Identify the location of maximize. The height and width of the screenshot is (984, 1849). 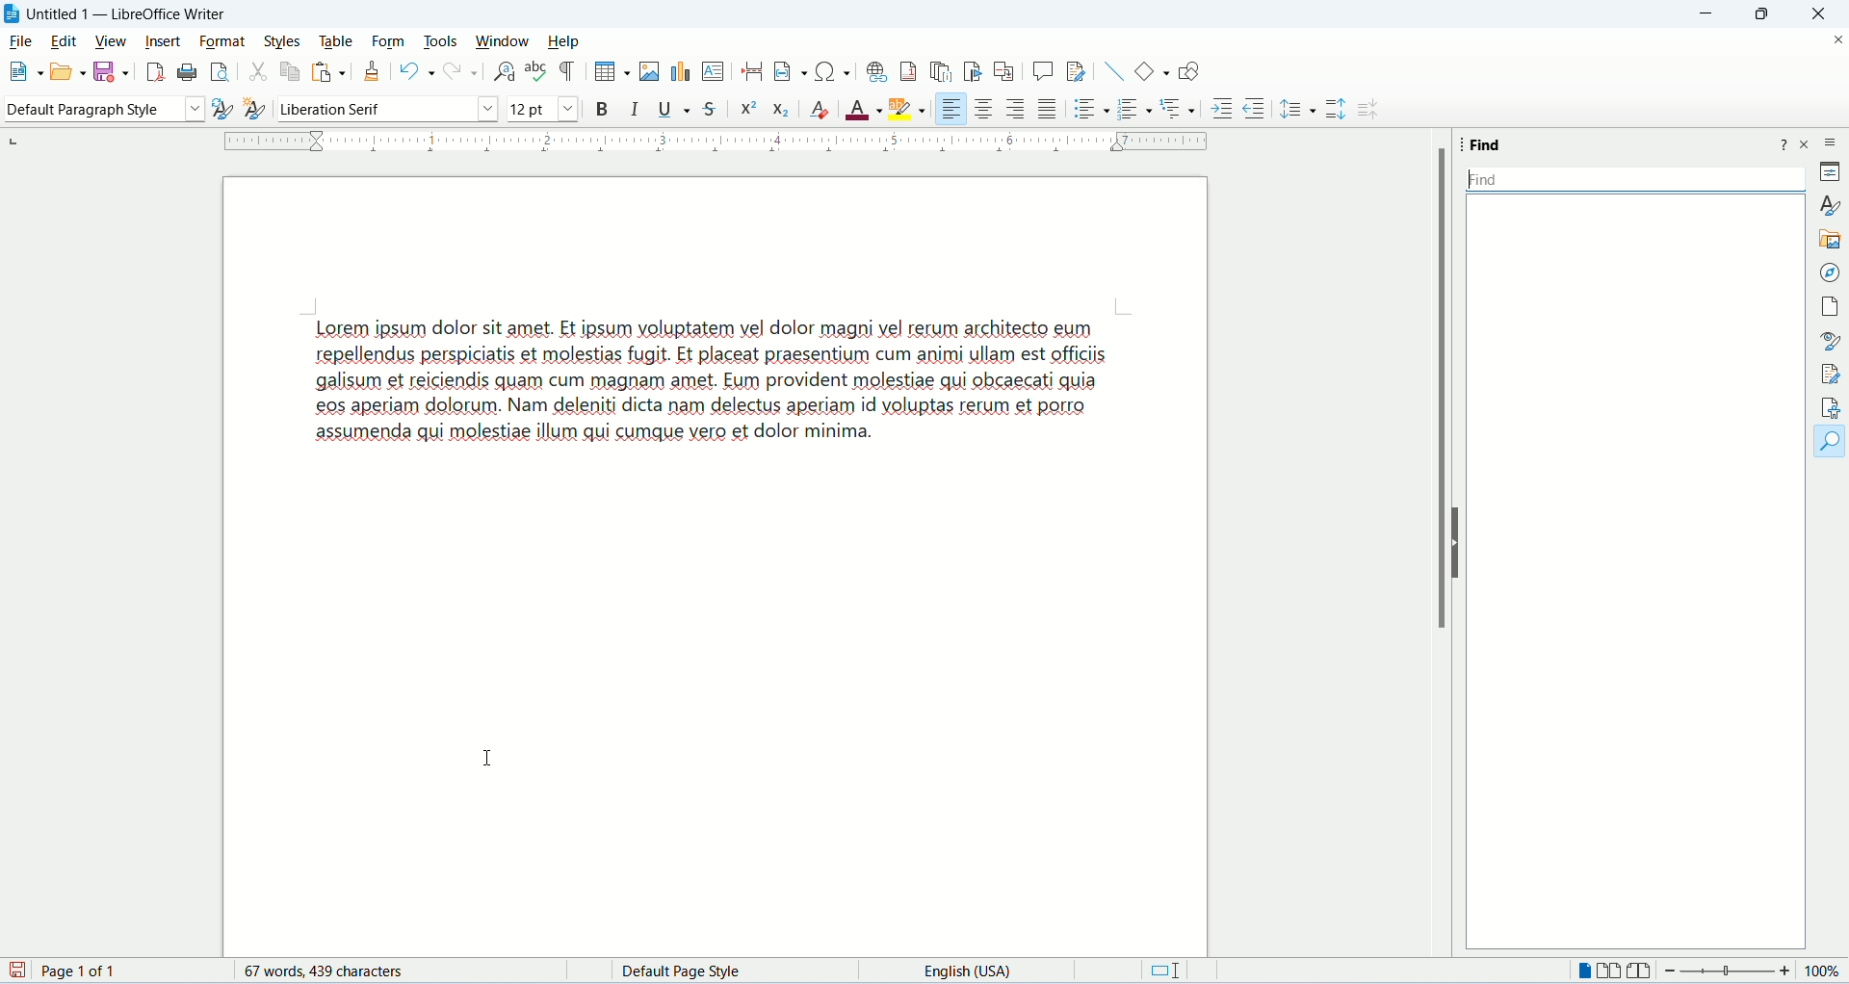
(1763, 17).